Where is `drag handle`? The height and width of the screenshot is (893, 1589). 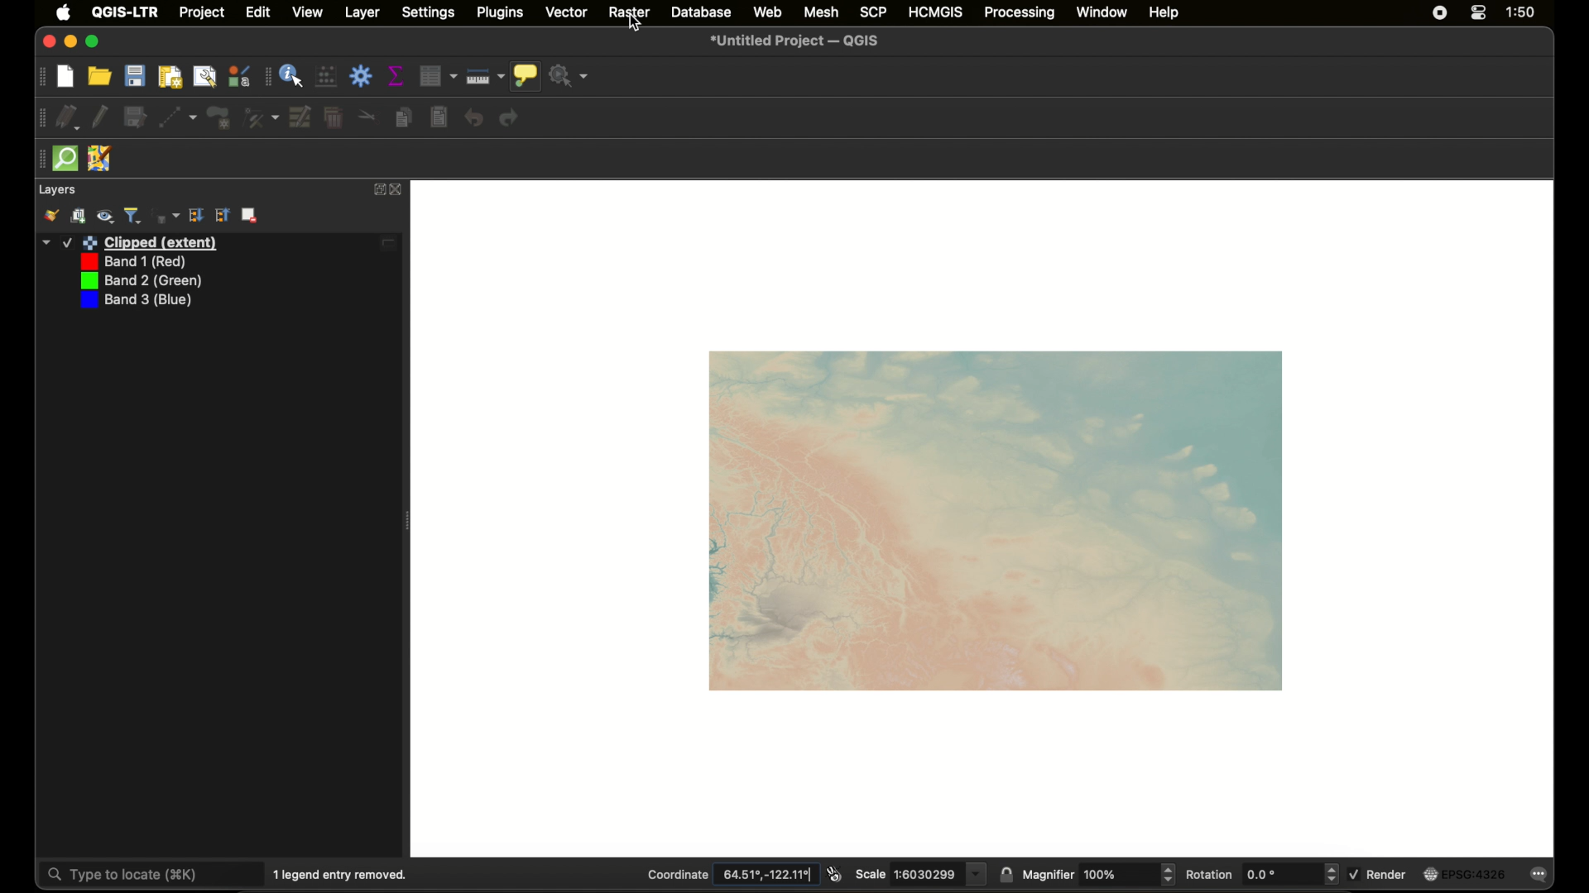 drag handle is located at coordinates (39, 159).